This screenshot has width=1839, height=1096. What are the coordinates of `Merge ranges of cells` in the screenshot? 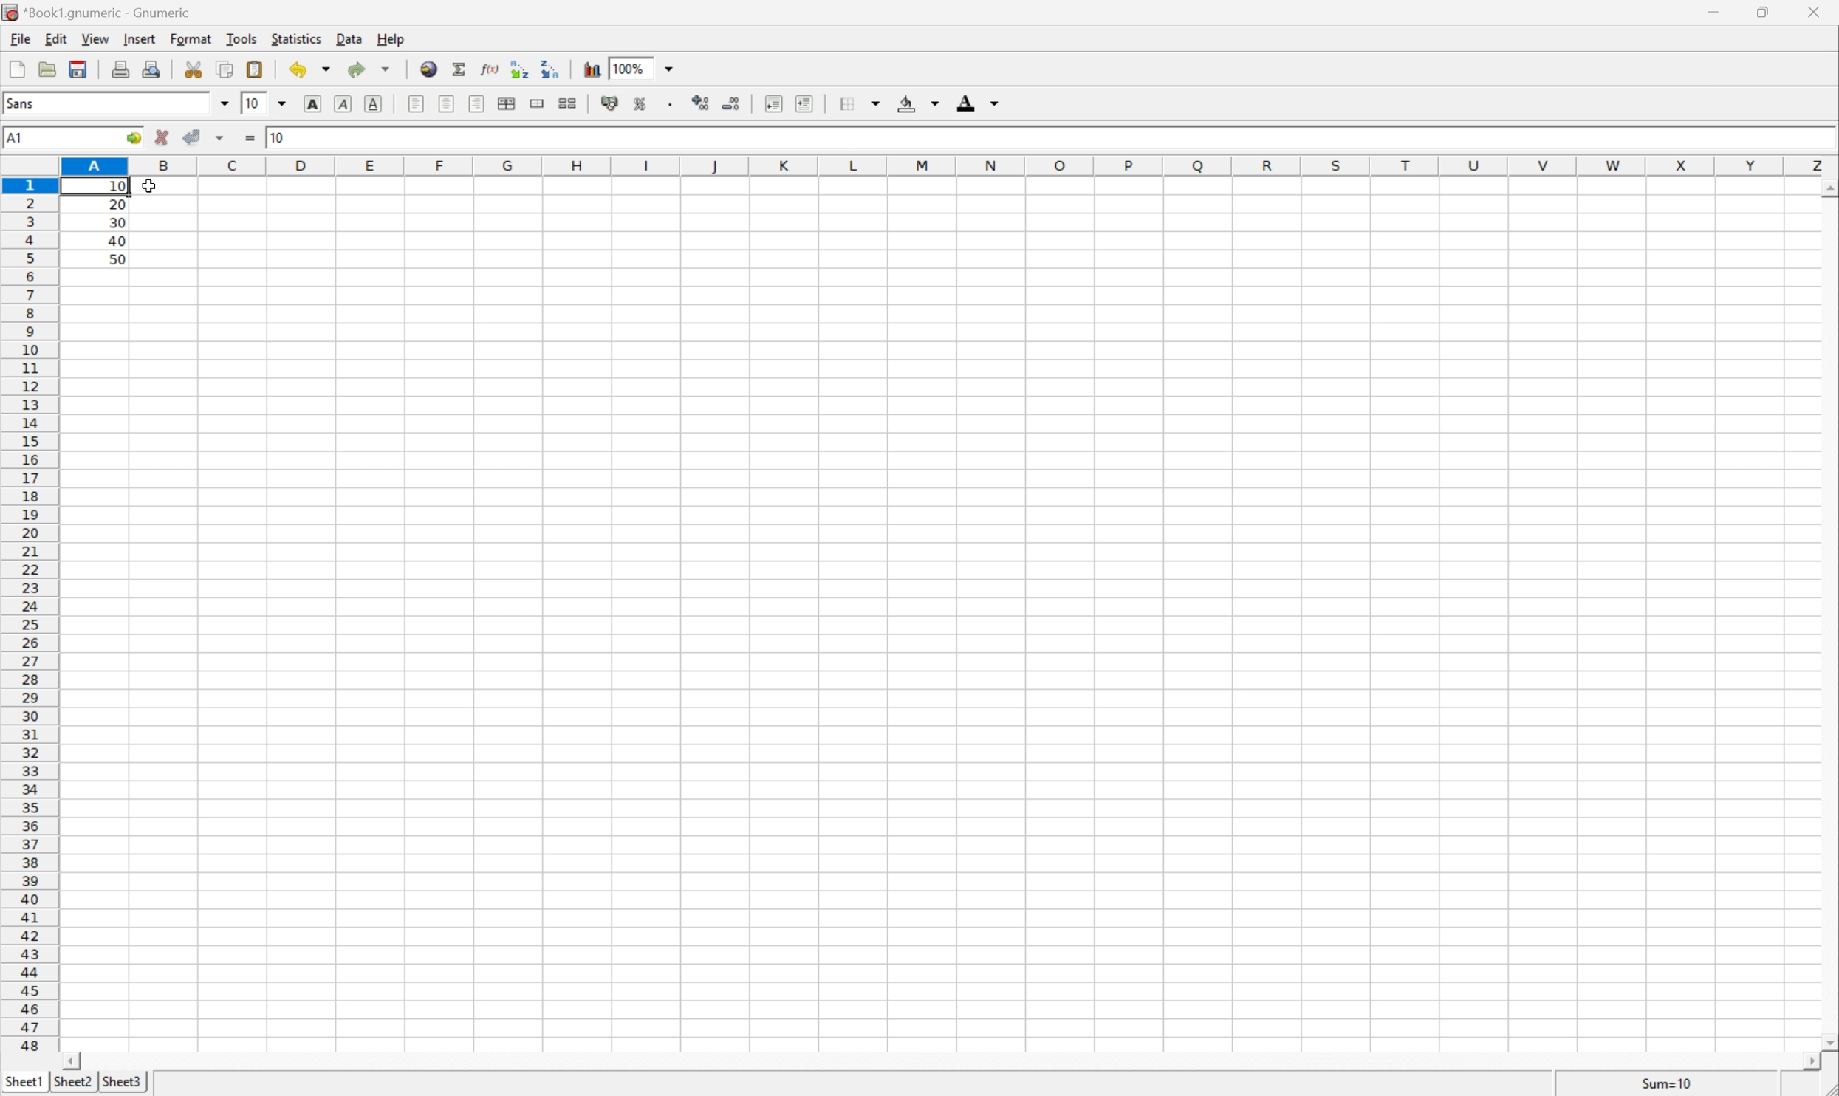 It's located at (535, 103).